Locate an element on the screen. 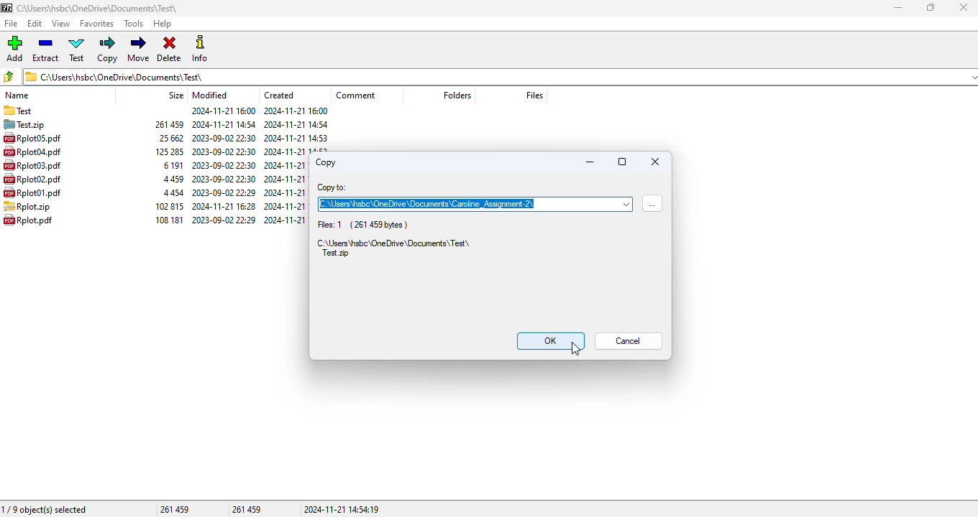  size is located at coordinates (168, 138).